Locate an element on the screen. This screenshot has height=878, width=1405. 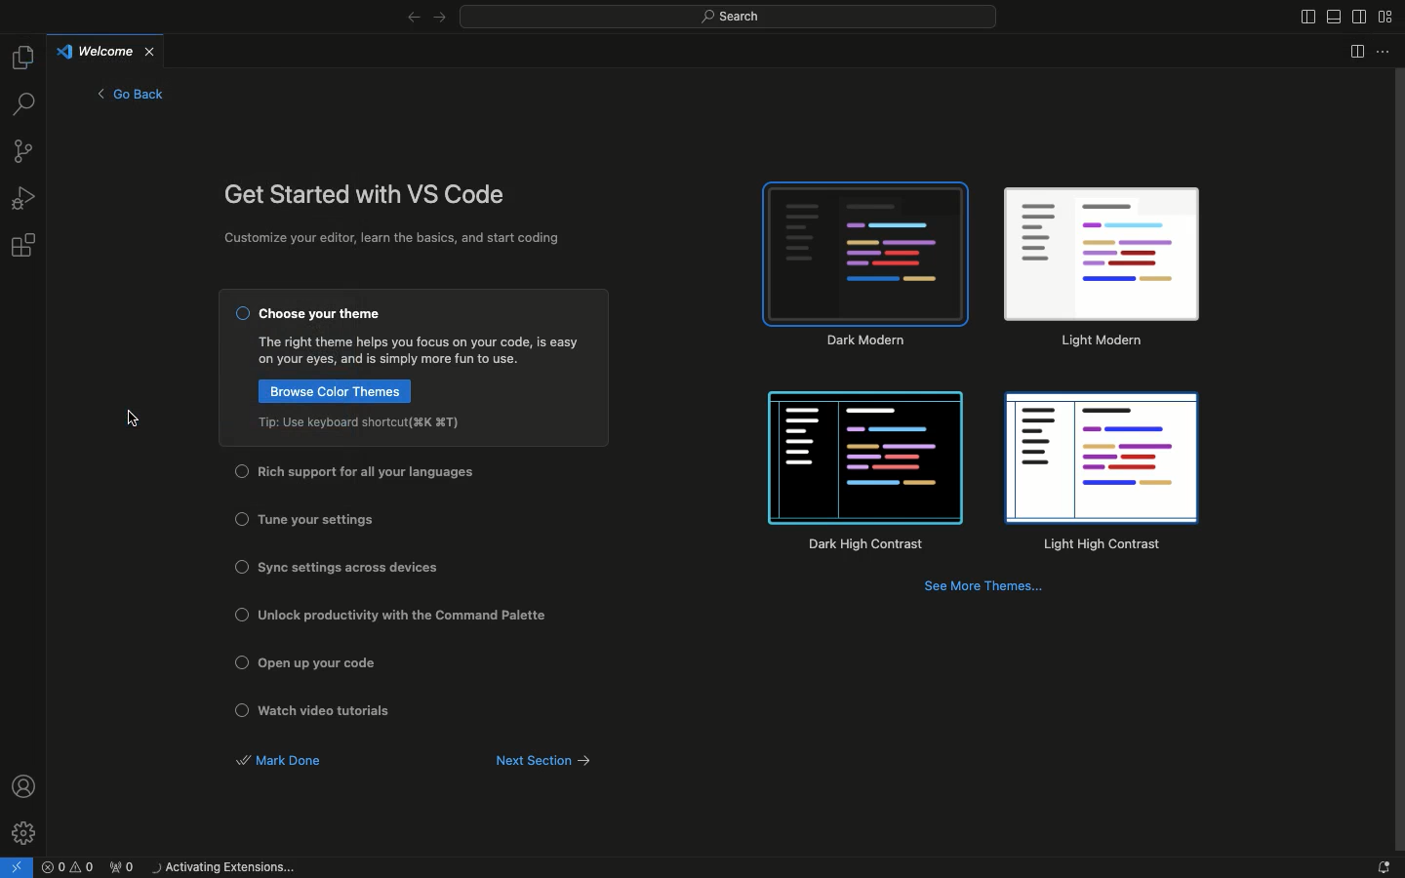
Welcome tab is located at coordinates (108, 50).